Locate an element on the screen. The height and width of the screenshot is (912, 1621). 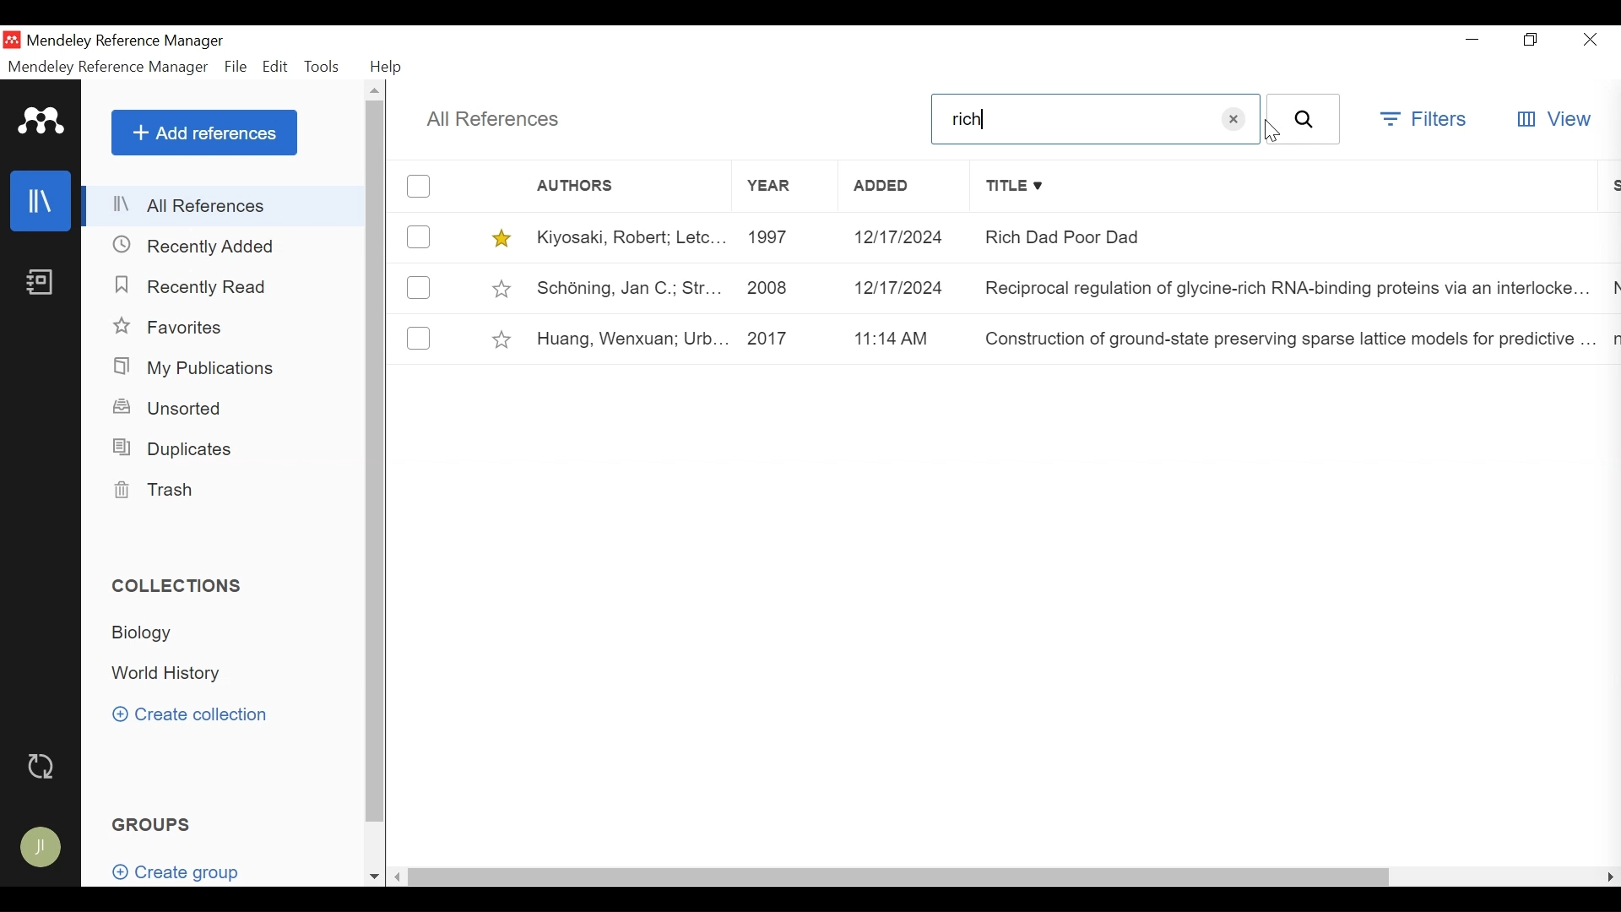
Library is located at coordinates (42, 201).